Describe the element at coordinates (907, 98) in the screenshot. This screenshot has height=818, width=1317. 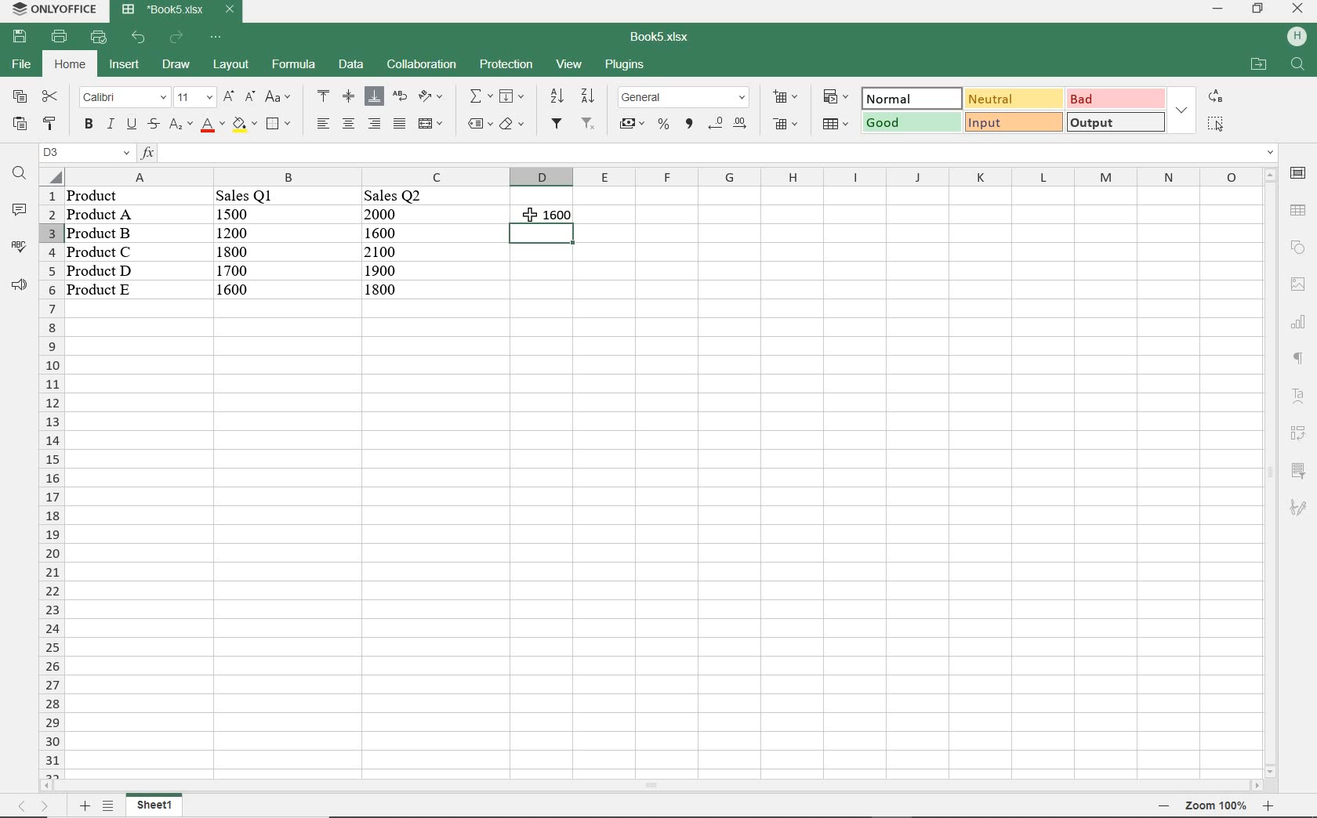
I see `normal` at that location.